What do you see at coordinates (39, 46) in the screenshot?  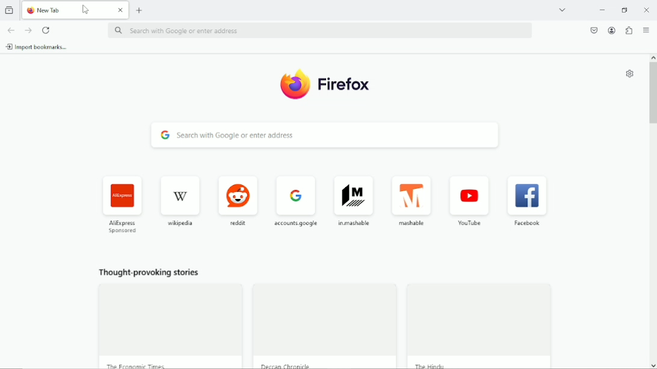 I see `import bookmarks` at bounding box center [39, 46].